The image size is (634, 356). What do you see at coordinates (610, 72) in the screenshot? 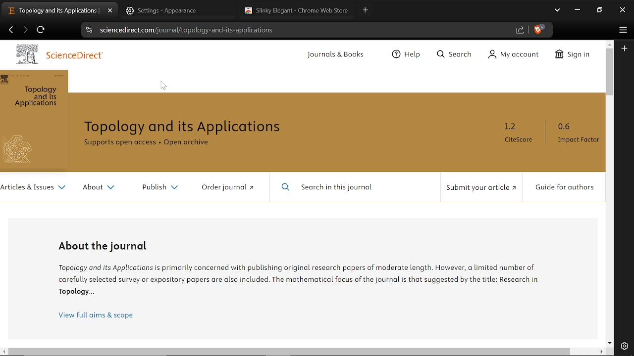
I see `Vertical scrollbar` at bounding box center [610, 72].